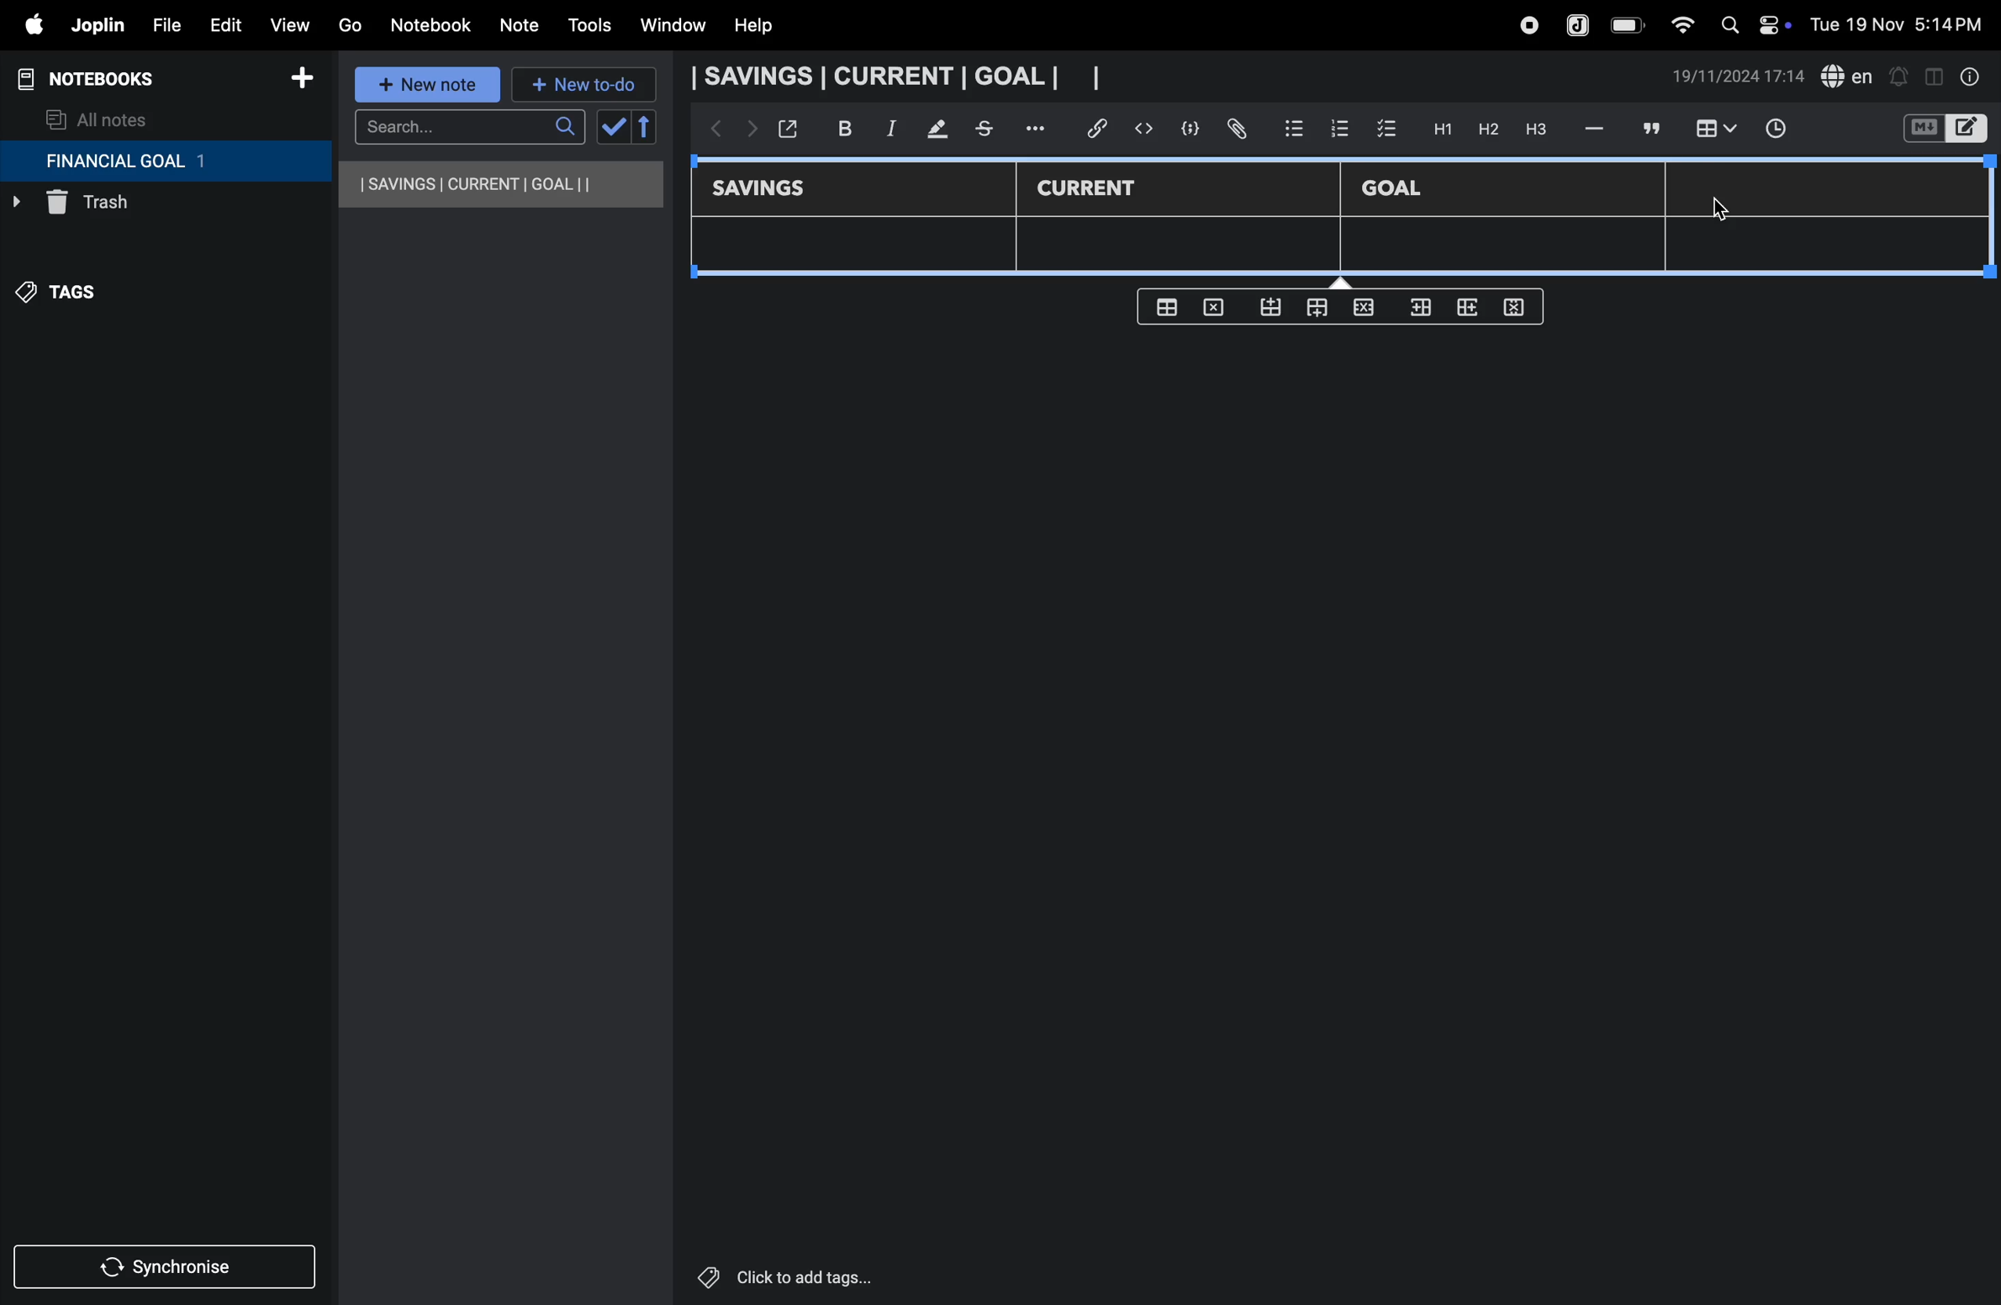 The width and height of the screenshot is (2001, 1305). Describe the element at coordinates (1718, 207) in the screenshot. I see `cursor` at that location.